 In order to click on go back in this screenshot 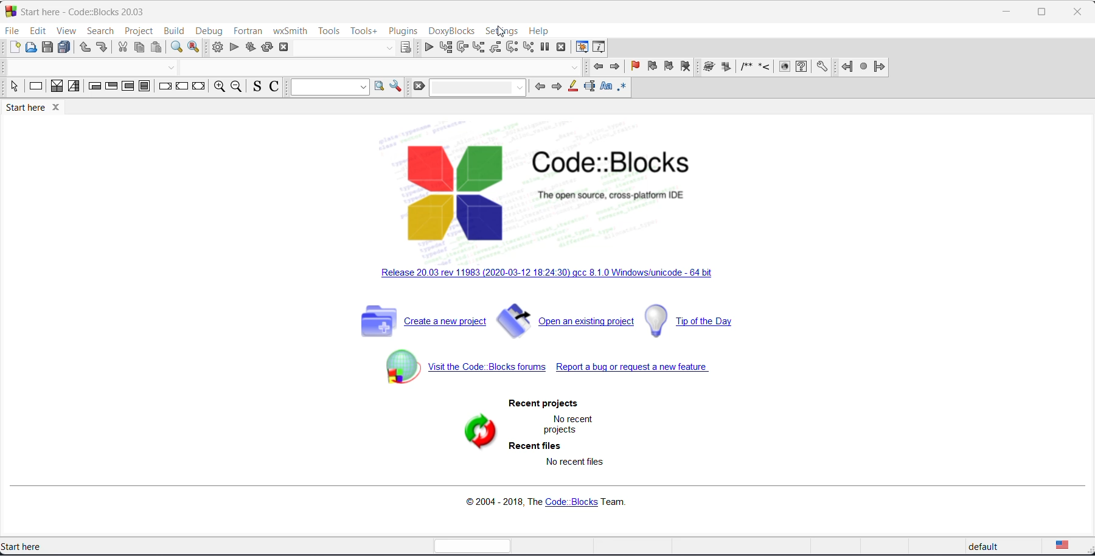, I will do `click(599, 67)`.